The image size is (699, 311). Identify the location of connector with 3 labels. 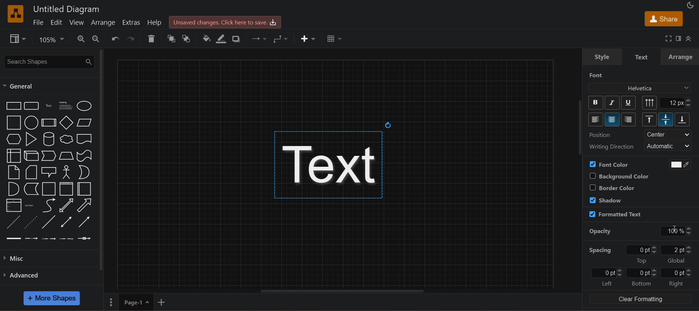
(67, 239).